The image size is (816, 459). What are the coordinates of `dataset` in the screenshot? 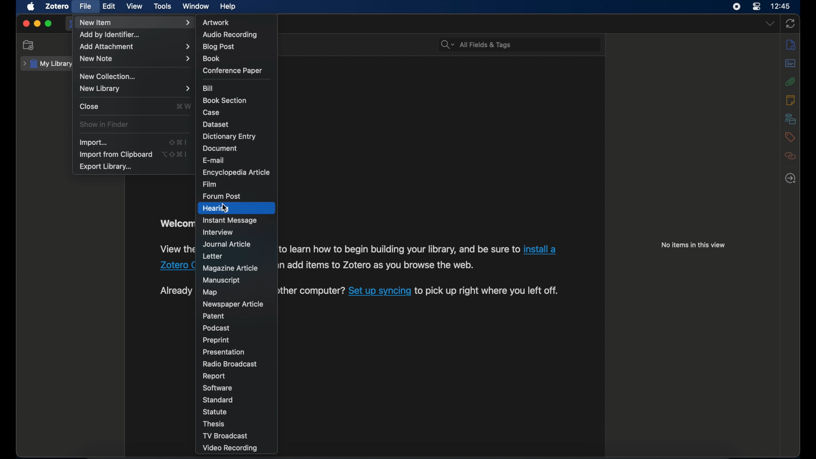 It's located at (216, 124).